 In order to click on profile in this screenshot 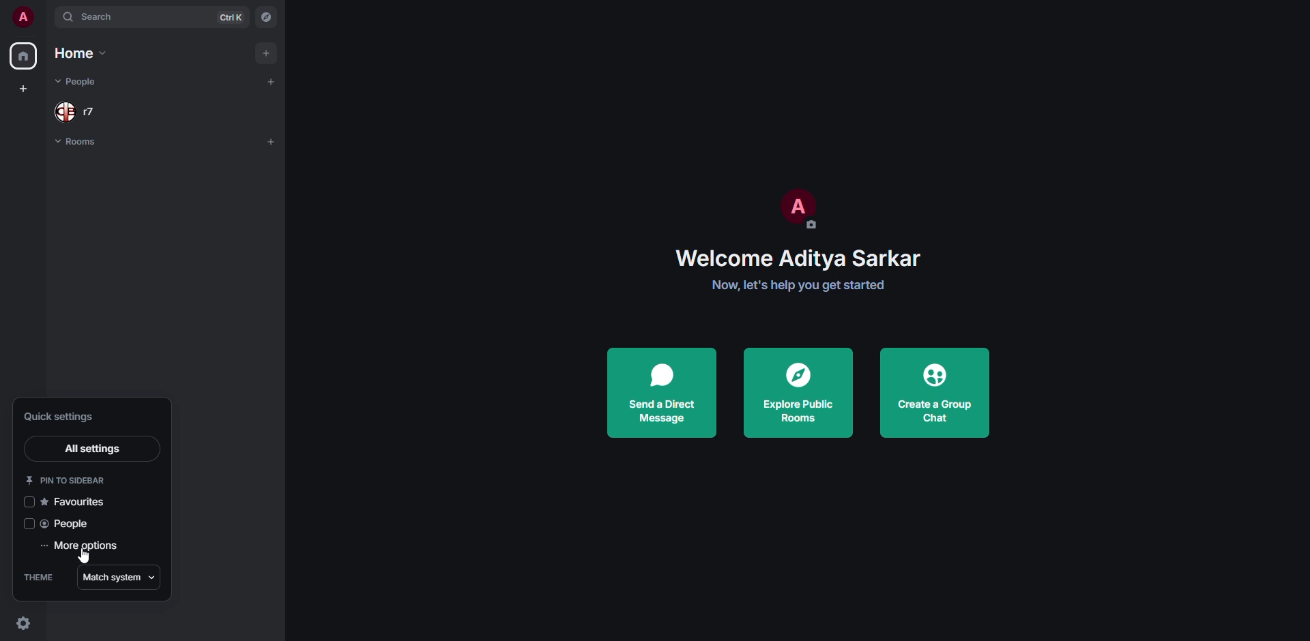, I will do `click(23, 16)`.